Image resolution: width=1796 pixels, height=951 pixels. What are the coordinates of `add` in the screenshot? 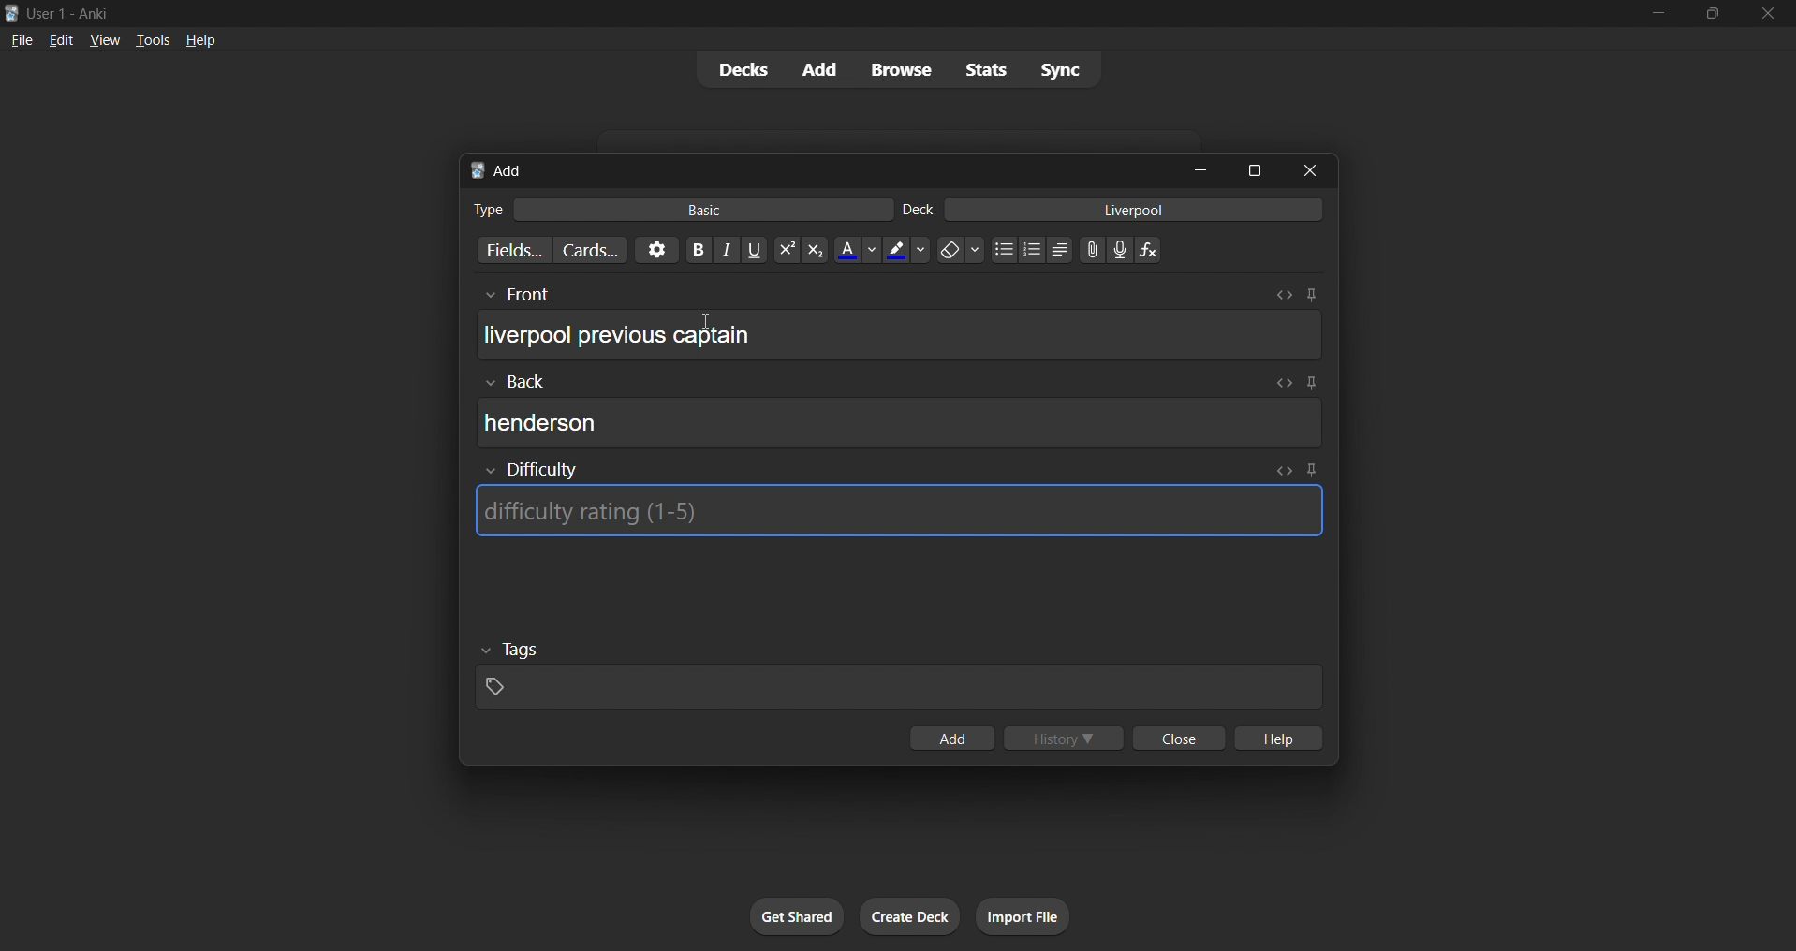 It's located at (816, 68).